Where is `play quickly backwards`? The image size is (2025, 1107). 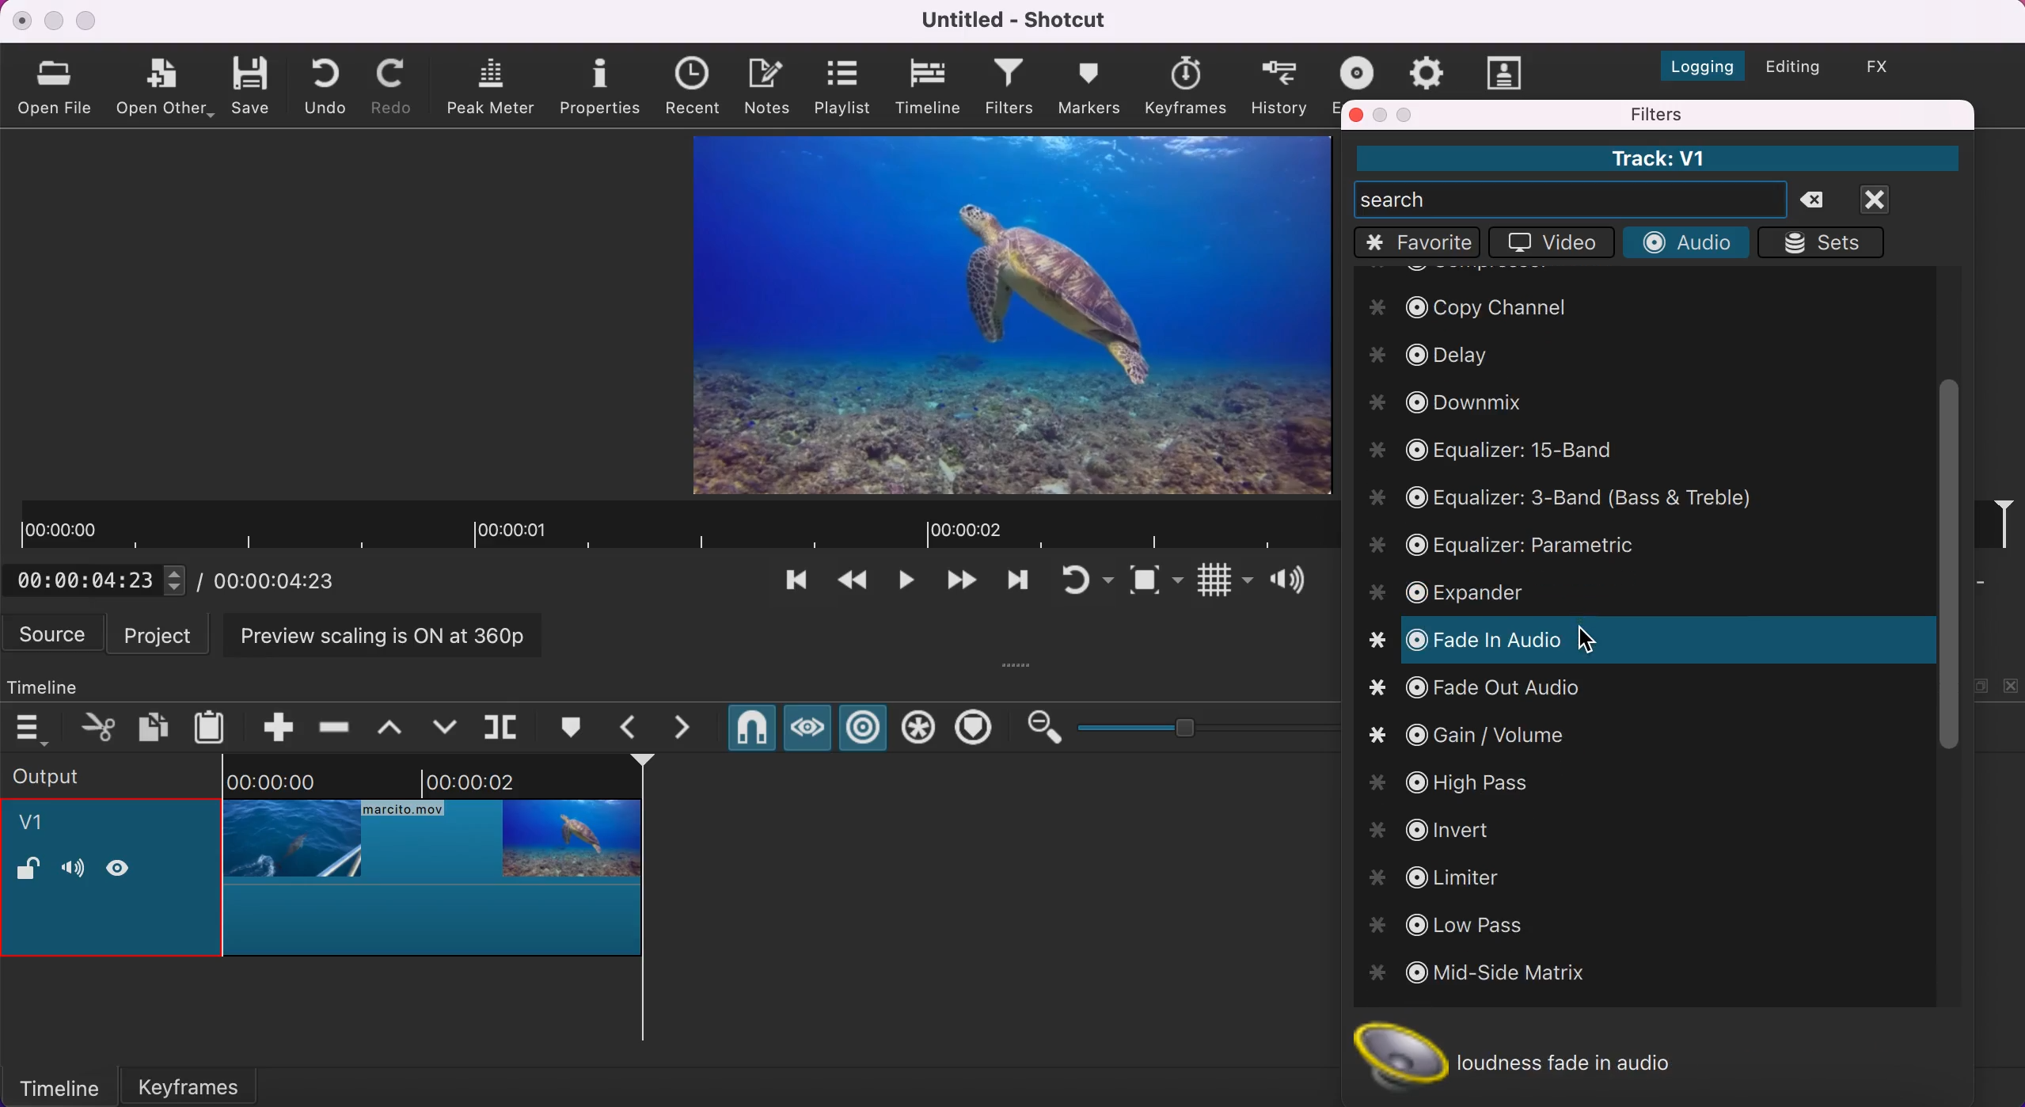
play quickly backwards is located at coordinates (850, 584).